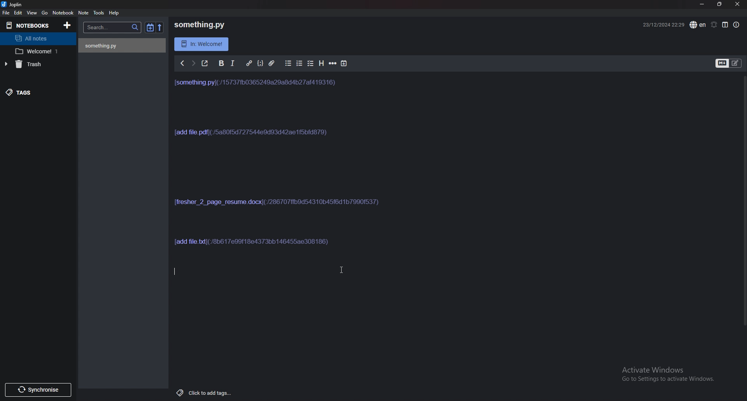  What do you see at coordinates (44, 13) in the screenshot?
I see `go` at bounding box center [44, 13].